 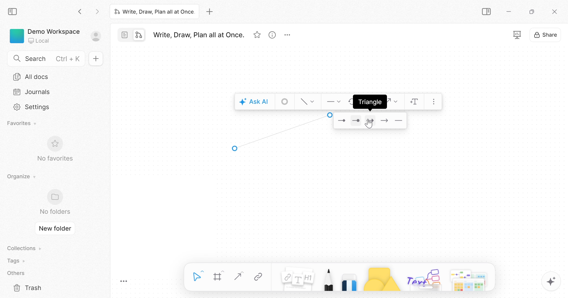 What do you see at coordinates (99, 37) in the screenshot?
I see `Sign in` at bounding box center [99, 37].